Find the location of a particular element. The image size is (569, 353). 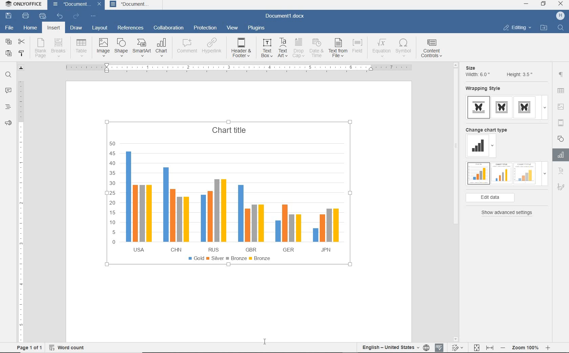

size is located at coordinates (472, 66).